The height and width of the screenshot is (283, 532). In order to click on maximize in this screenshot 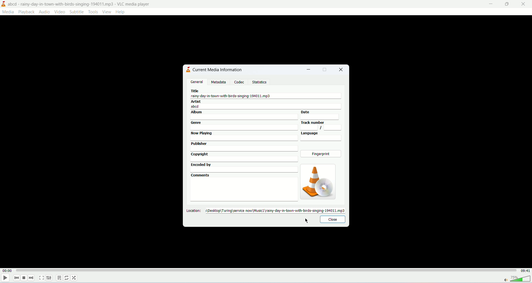, I will do `click(325, 70)`.